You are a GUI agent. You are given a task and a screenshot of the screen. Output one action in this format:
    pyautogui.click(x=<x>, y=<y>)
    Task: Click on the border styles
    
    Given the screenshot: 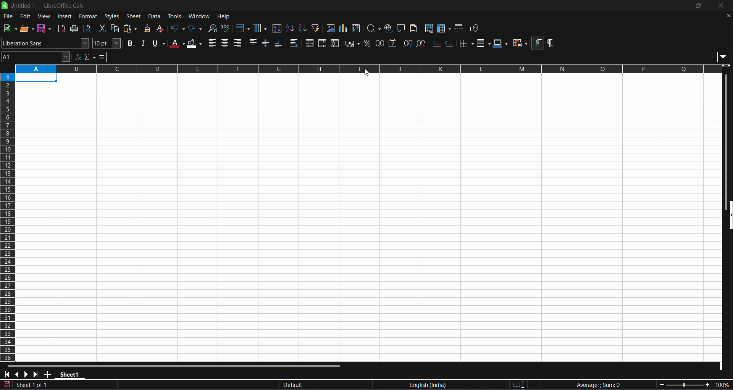 What is the action you would take?
    pyautogui.click(x=483, y=43)
    